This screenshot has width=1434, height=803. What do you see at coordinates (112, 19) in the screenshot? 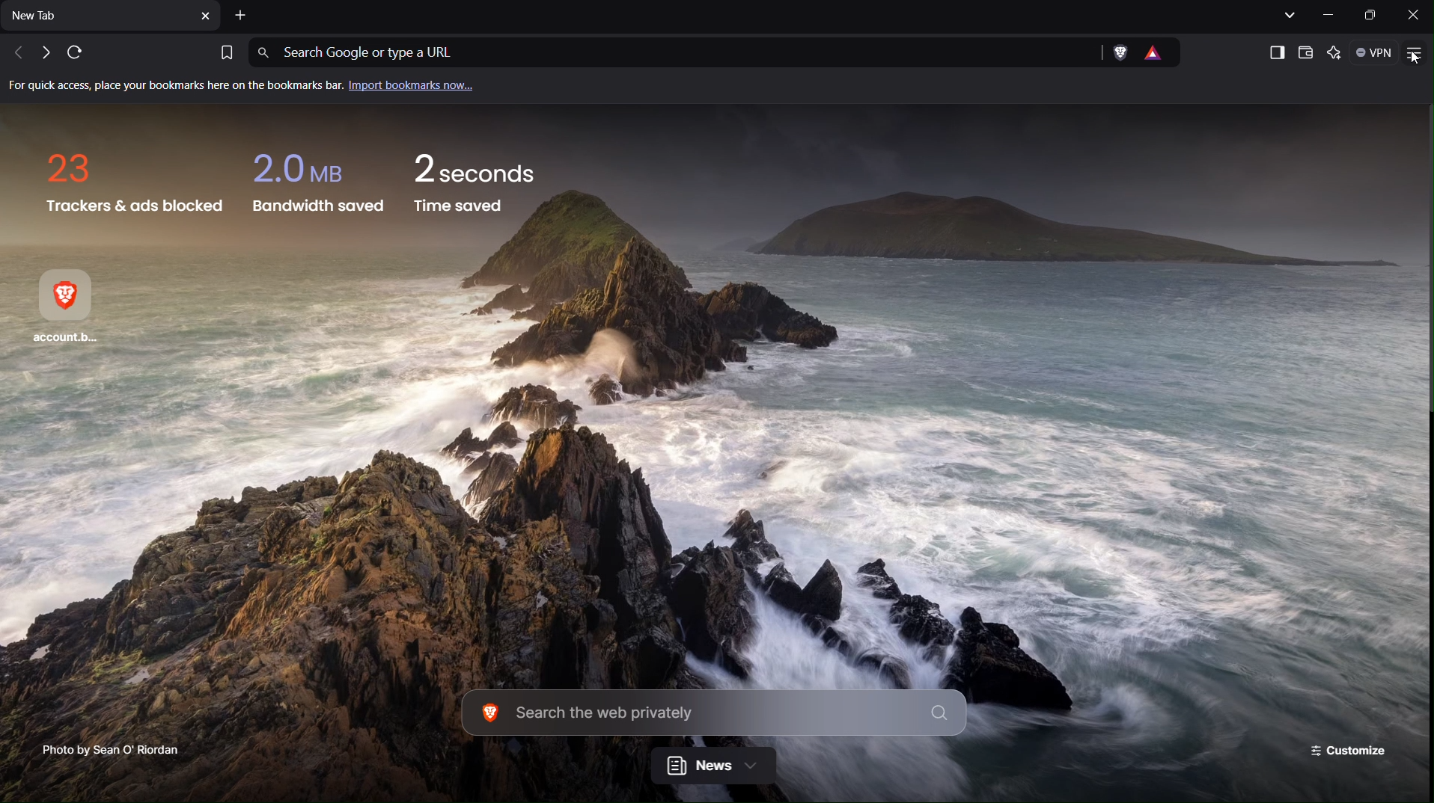
I see `New Tab` at bounding box center [112, 19].